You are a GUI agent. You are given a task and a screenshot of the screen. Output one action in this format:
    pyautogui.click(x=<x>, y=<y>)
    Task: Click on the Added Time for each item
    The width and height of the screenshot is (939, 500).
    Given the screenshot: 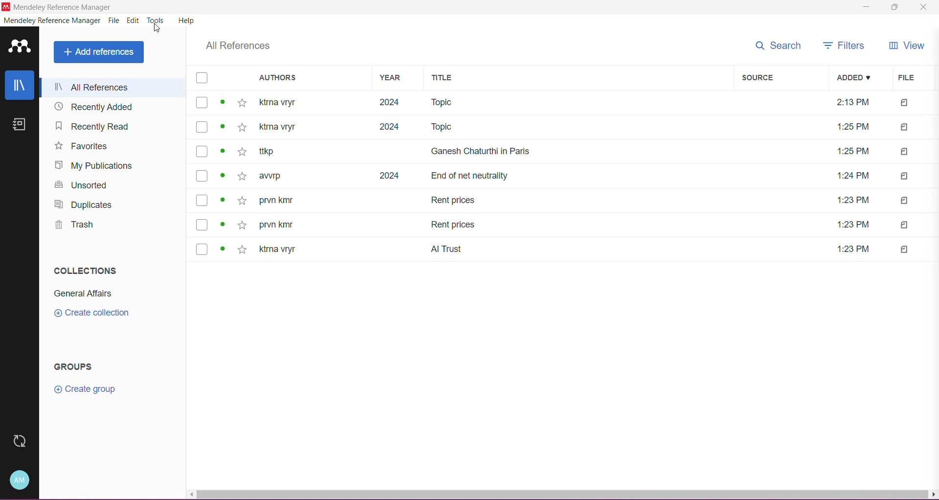 What is the action you would take?
    pyautogui.click(x=853, y=101)
    